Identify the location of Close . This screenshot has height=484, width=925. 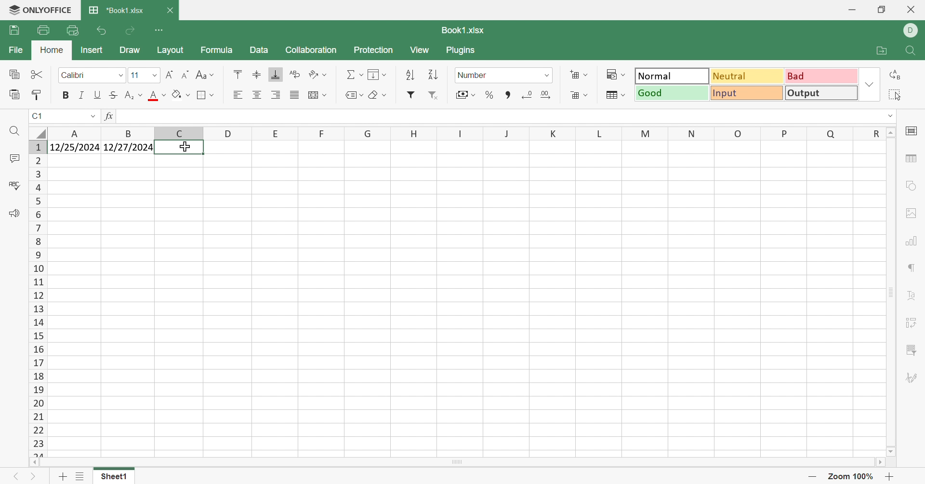
(915, 10).